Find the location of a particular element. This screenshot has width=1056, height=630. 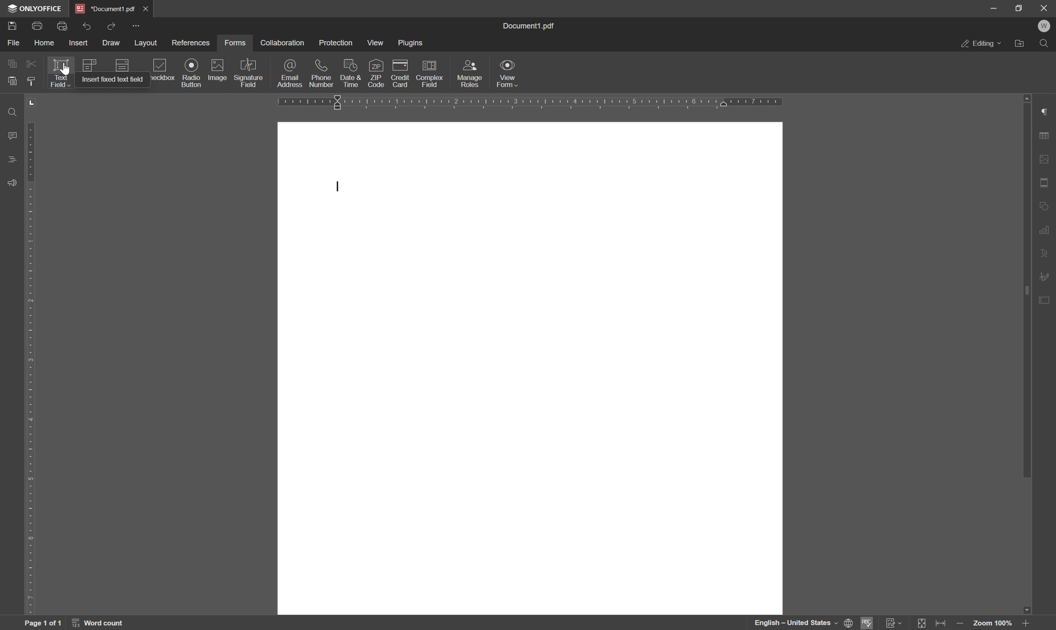

text field is located at coordinates (61, 73).